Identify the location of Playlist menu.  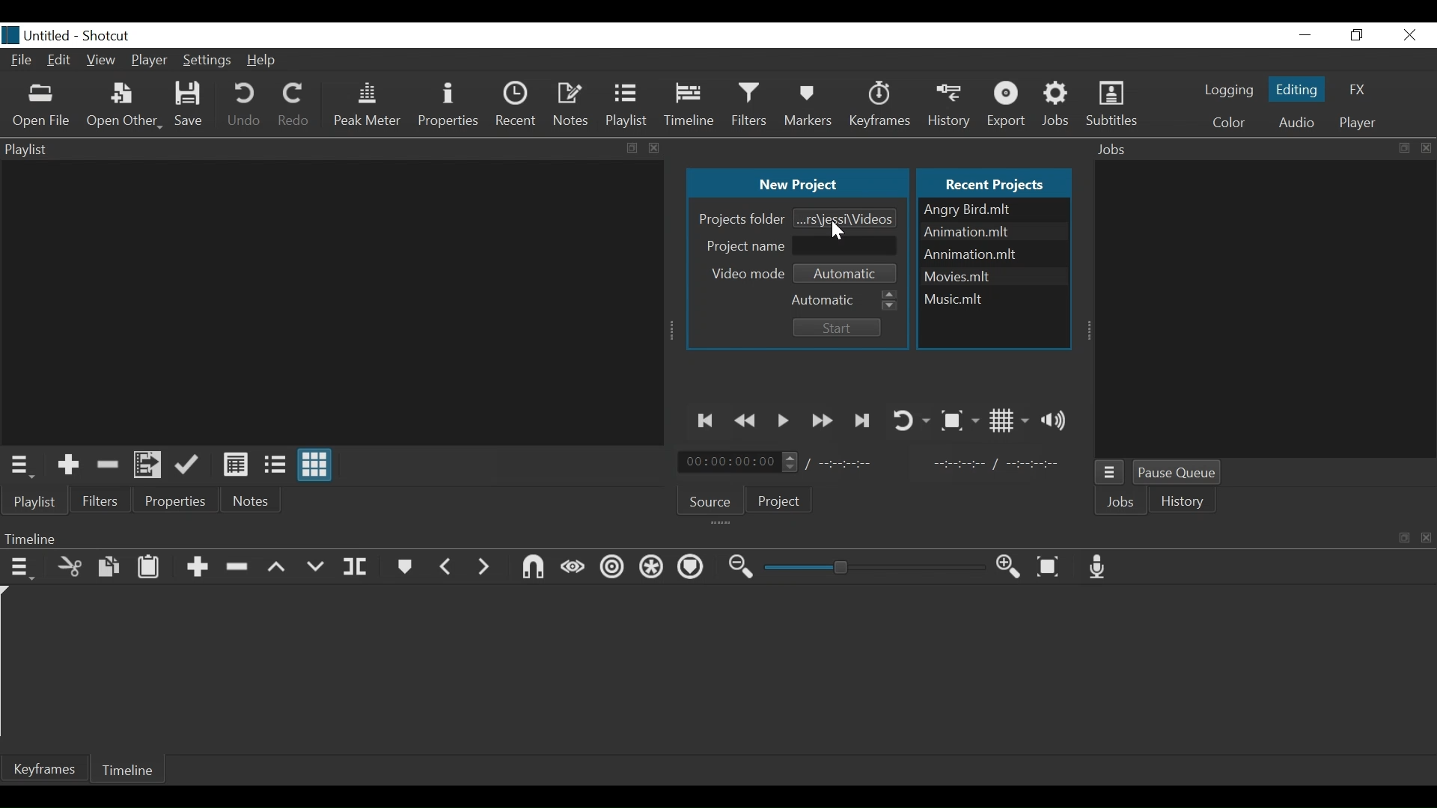
(41, 502).